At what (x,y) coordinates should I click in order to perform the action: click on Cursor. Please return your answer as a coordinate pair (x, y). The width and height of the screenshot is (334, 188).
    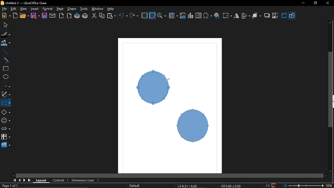
    Looking at the image, I should click on (166, 78).